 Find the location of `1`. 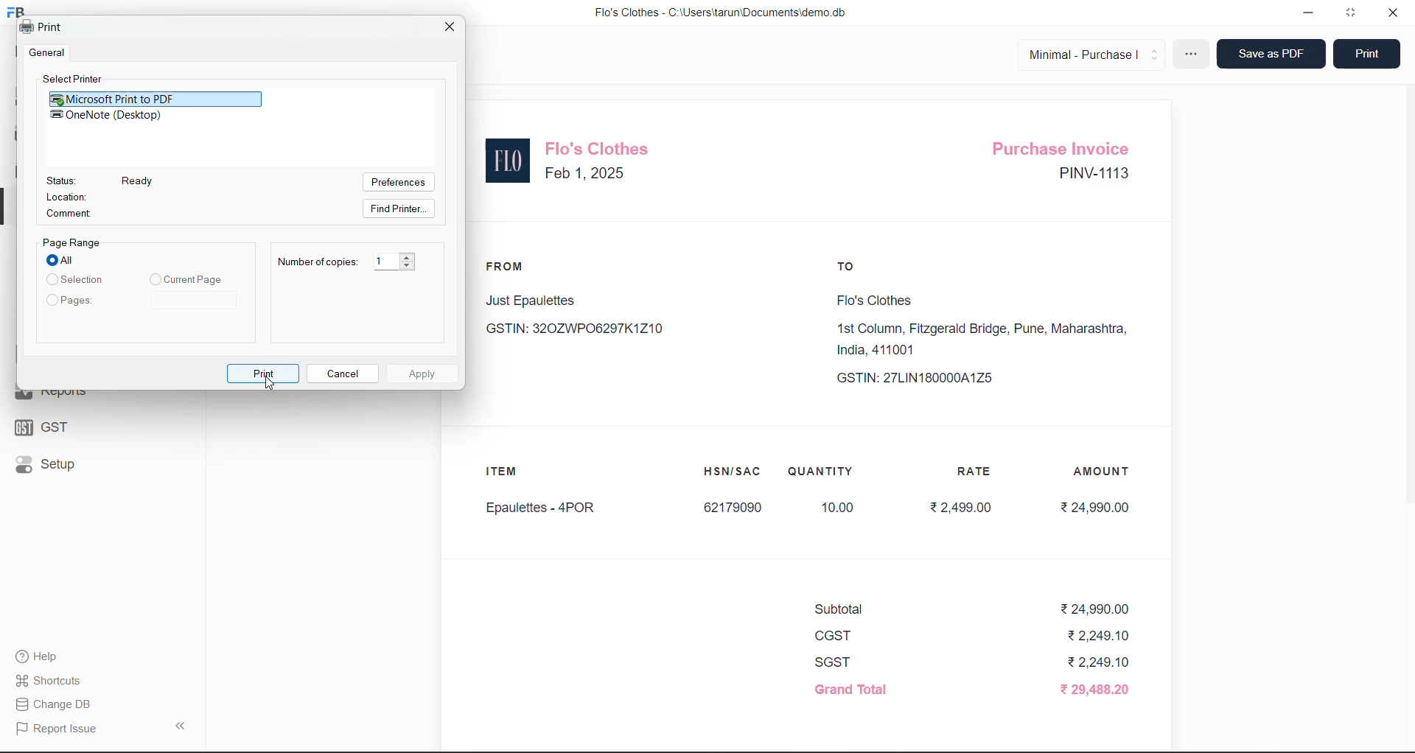

1 is located at coordinates (390, 262).